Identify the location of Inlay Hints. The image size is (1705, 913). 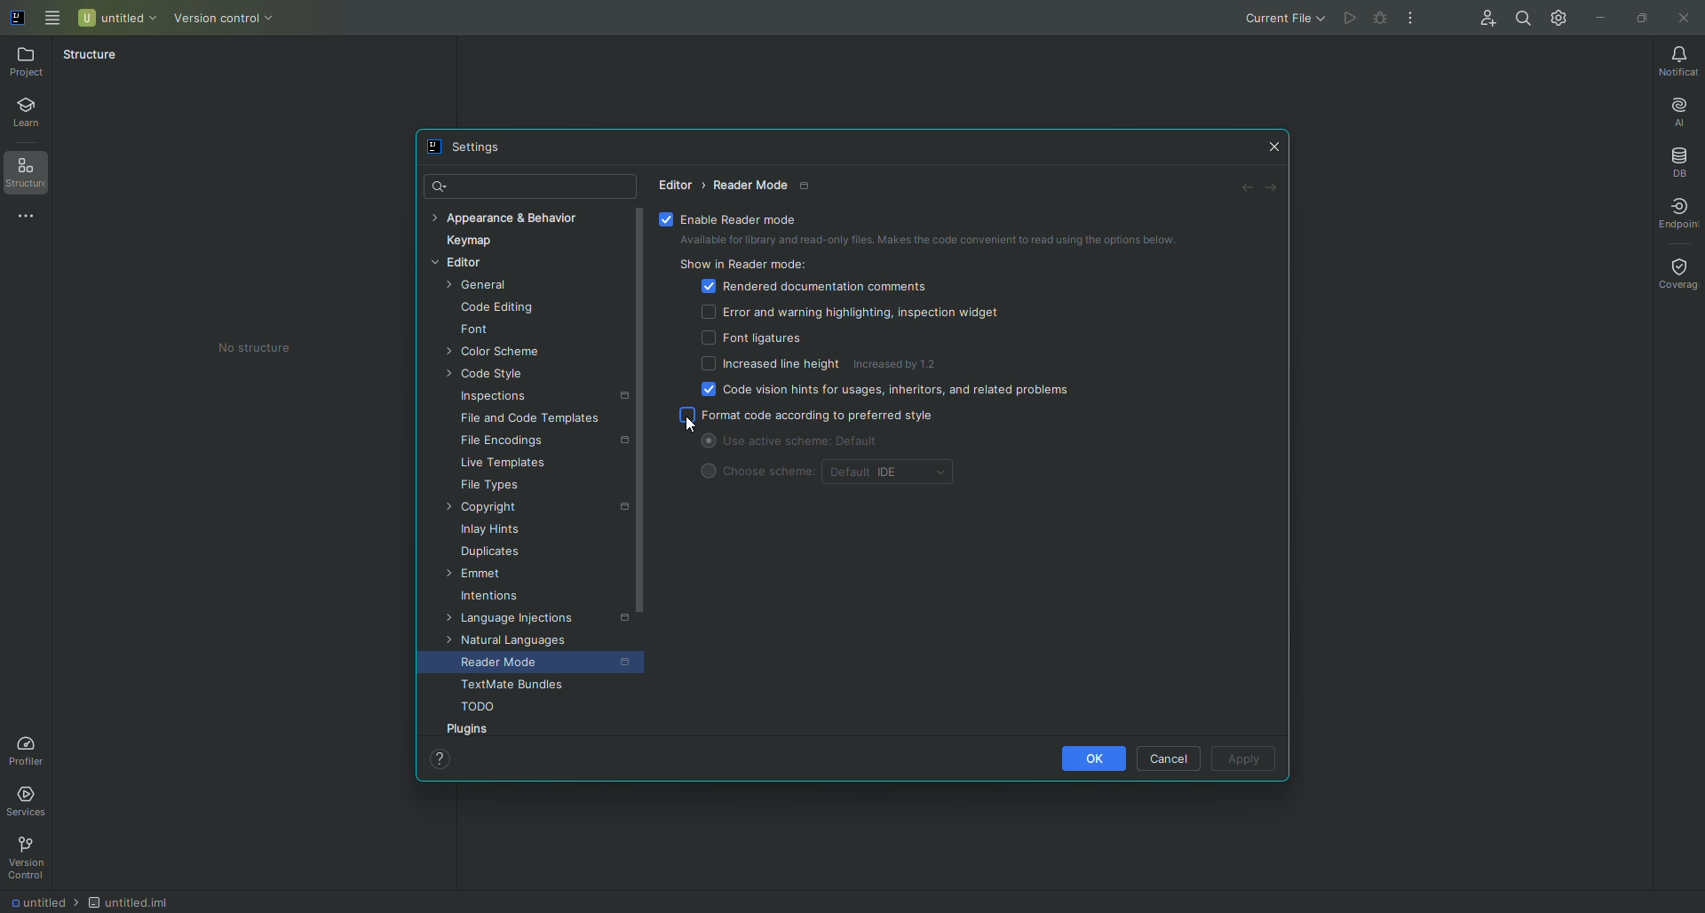
(483, 532).